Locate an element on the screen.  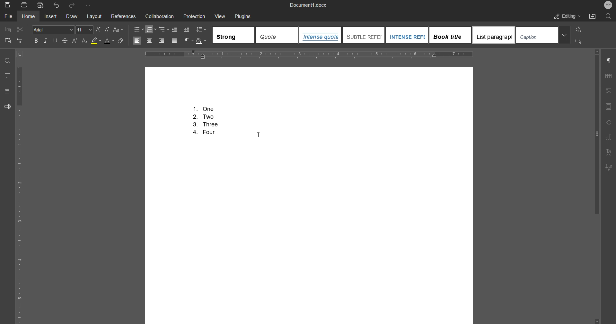
More is located at coordinates (88, 4).